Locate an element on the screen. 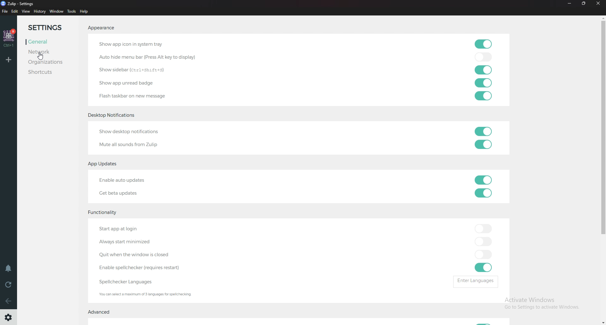 The image size is (606, 325). Spell Checker languages is located at coordinates (127, 282).